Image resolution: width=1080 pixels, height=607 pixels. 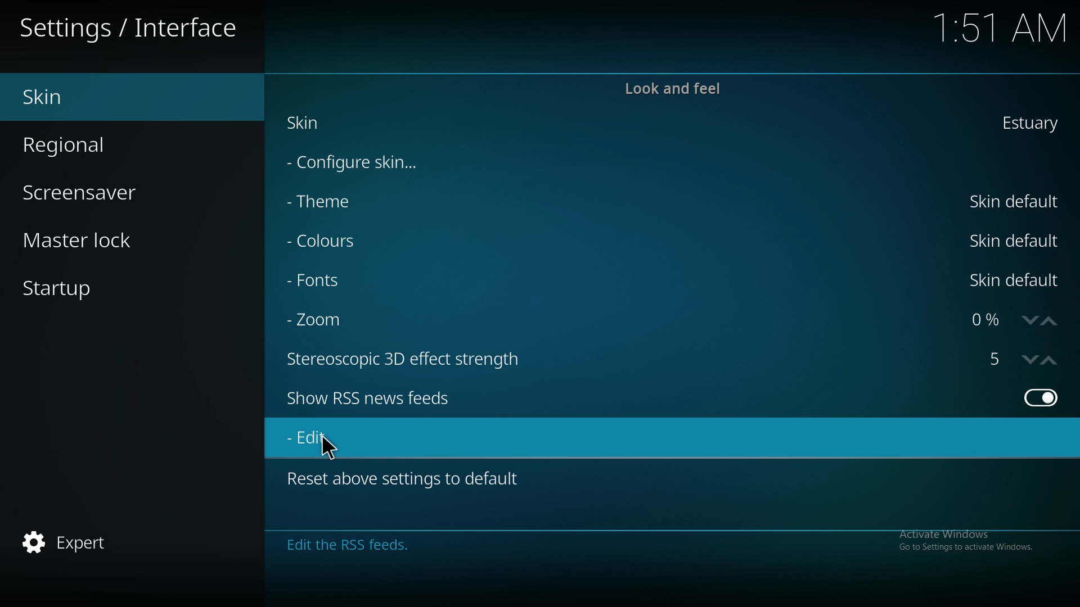 I want to click on skin default, so click(x=1016, y=280).